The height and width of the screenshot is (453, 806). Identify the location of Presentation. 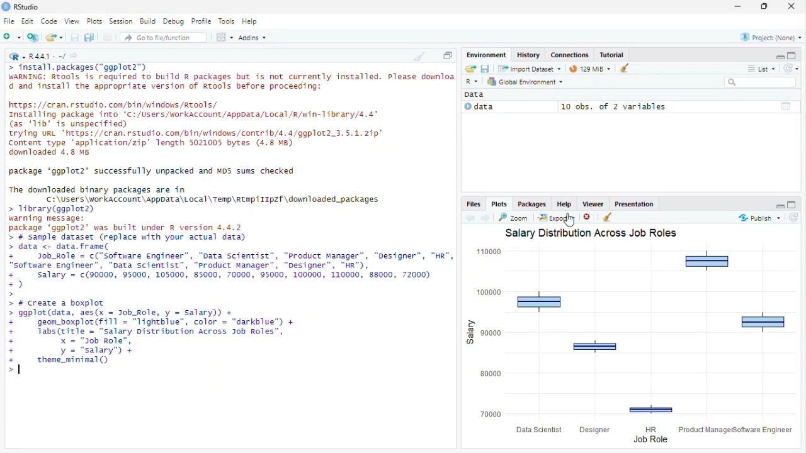
(634, 203).